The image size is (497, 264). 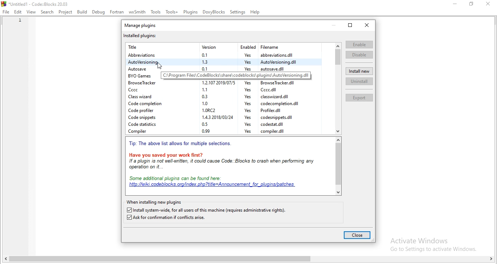 What do you see at coordinates (166, 218) in the screenshot?
I see `ask for confirmation if conflicts arise` at bounding box center [166, 218].